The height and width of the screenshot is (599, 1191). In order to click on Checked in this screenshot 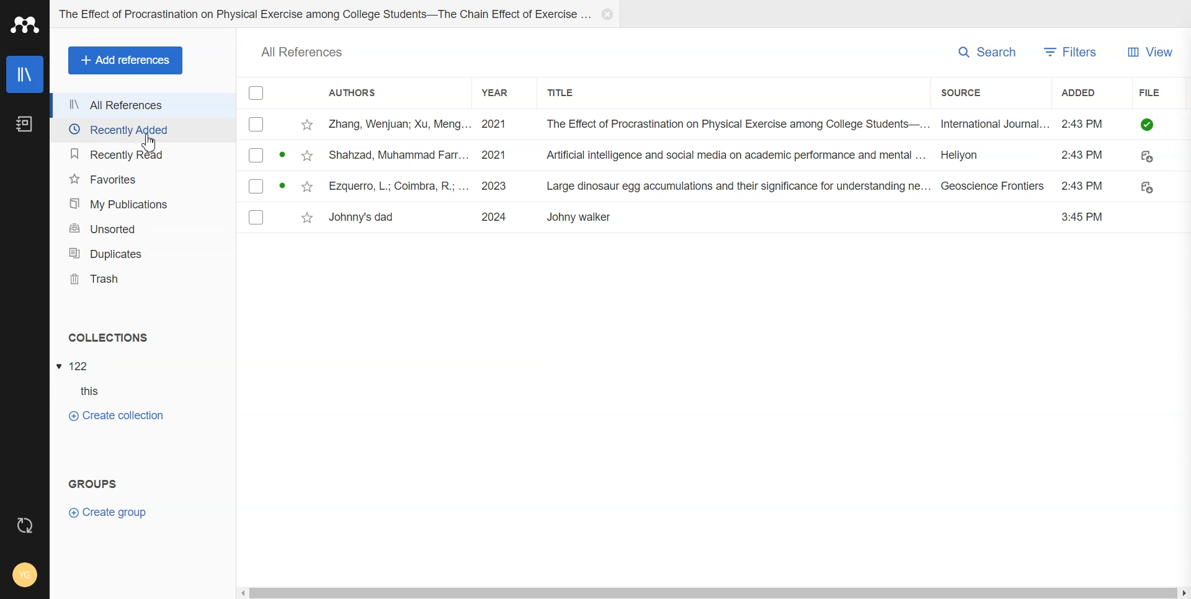, I will do `click(257, 93)`.